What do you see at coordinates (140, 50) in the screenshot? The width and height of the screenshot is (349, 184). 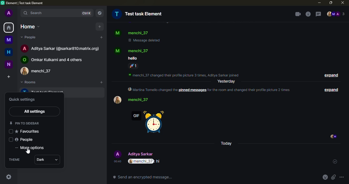 I see `contact` at bounding box center [140, 50].